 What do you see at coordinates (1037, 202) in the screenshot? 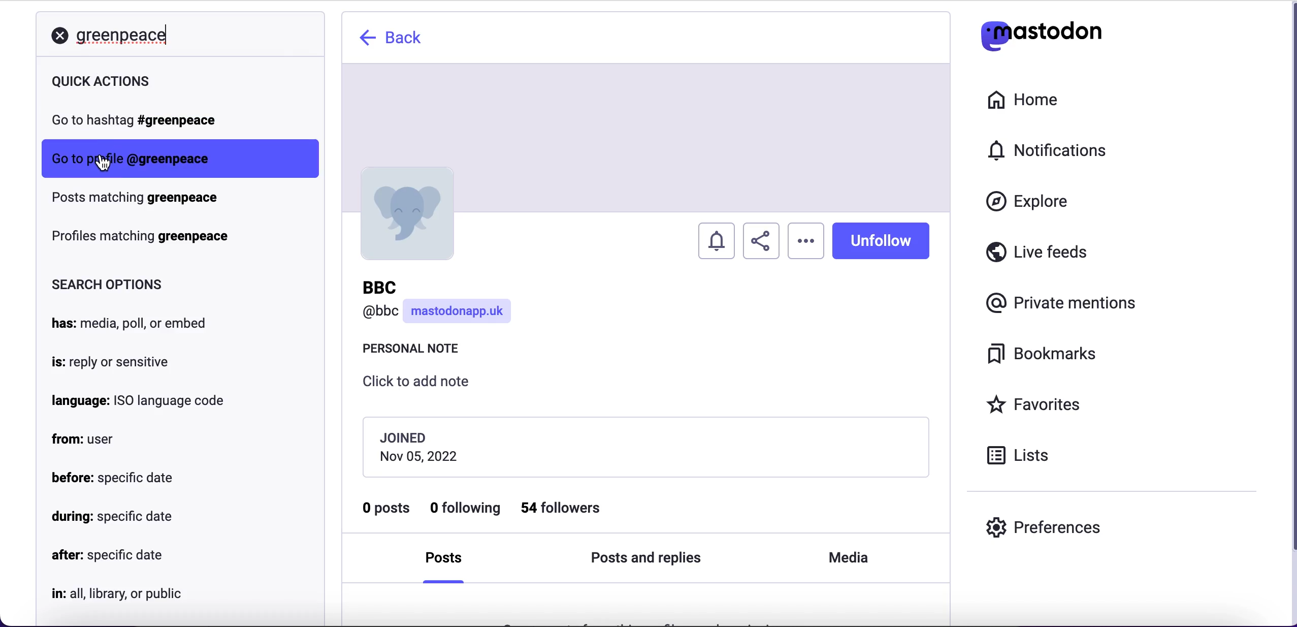
I see `explore` at bounding box center [1037, 202].